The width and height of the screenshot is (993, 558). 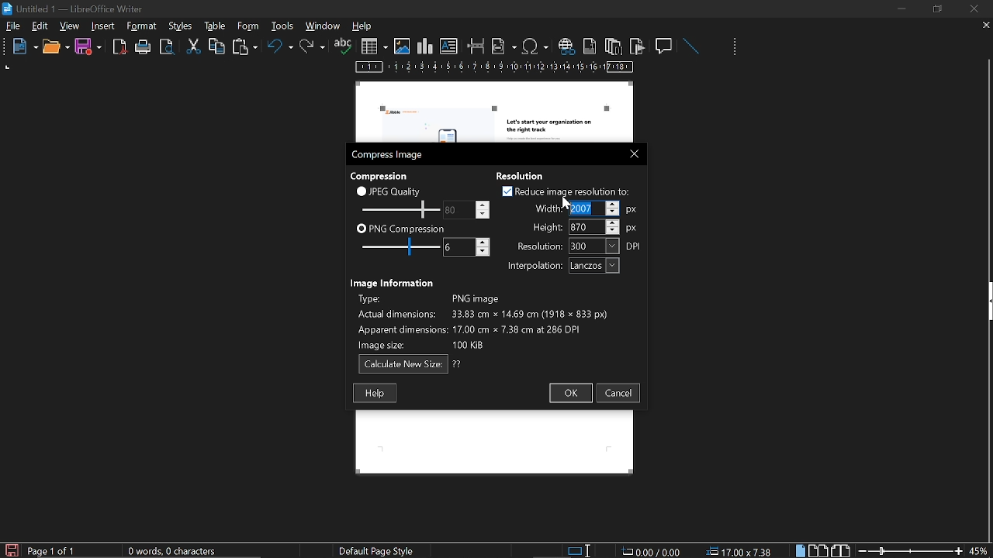 What do you see at coordinates (244, 48) in the screenshot?
I see `paste` at bounding box center [244, 48].